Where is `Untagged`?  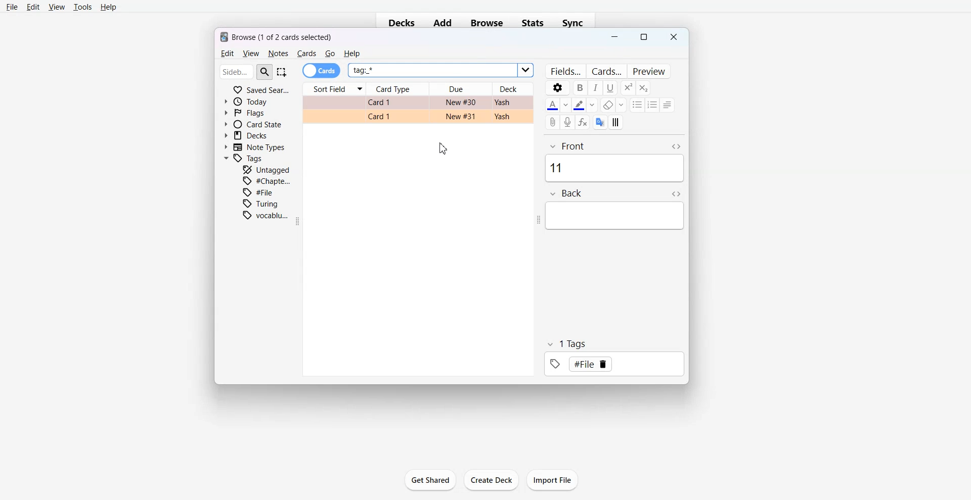 Untagged is located at coordinates (267, 169).